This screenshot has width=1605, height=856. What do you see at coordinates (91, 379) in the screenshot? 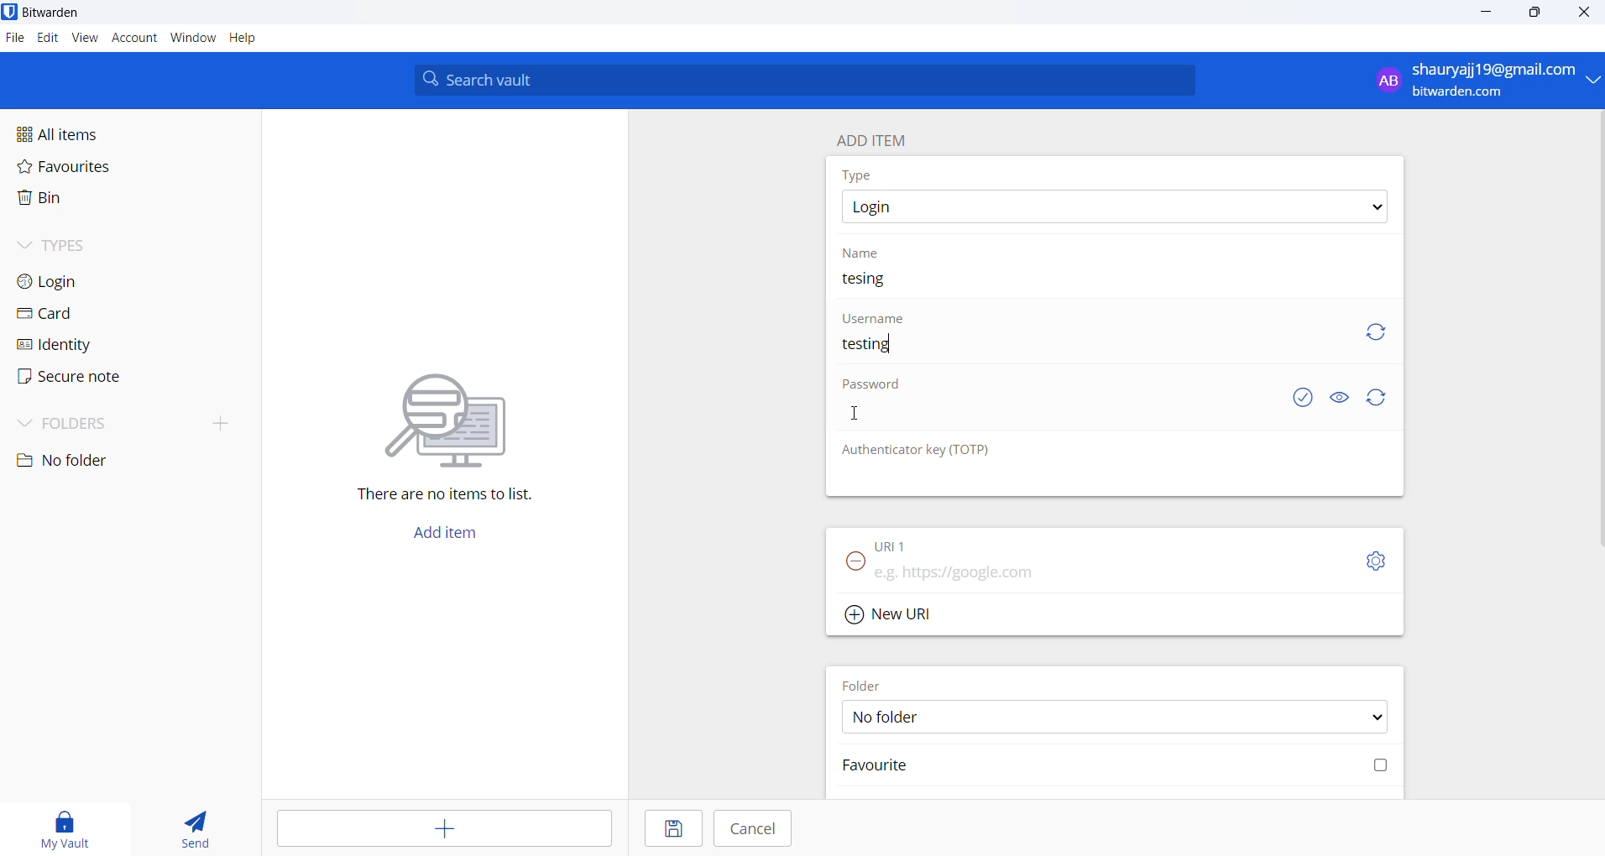
I see `secure note` at bounding box center [91, 379].